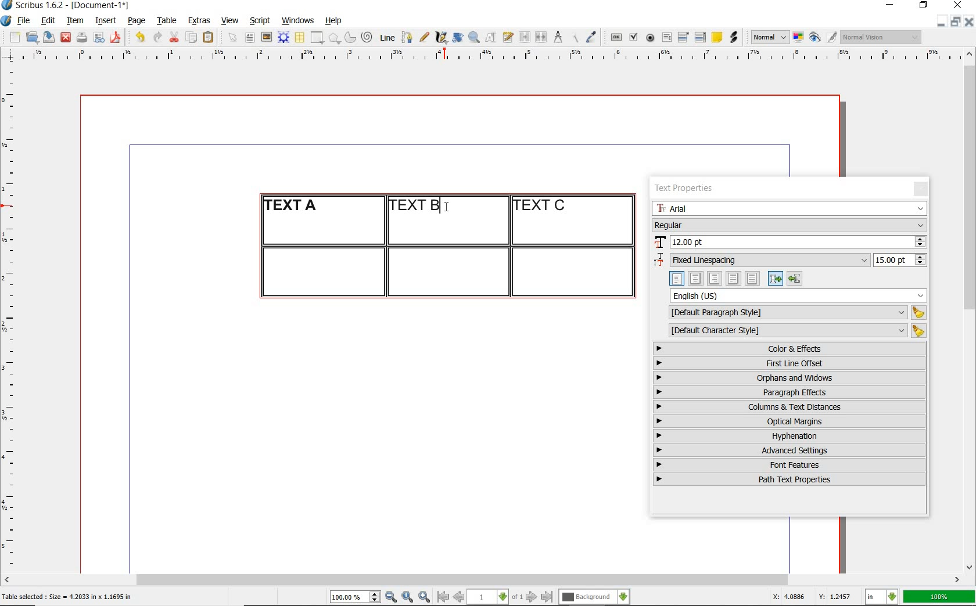  What do you see at coordinates (249, 38) in the screenshot?
I see `text frame` at bounding box center [249, 38].